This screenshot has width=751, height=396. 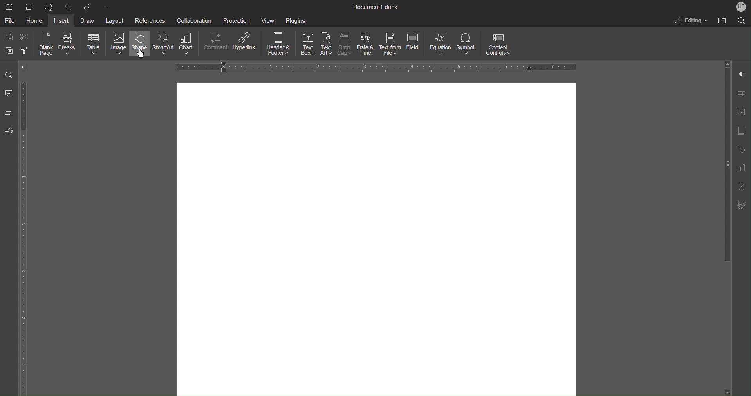 What do you see at coordinates (150, 20) in the screenshot?
I see `References` at bounding box center [150, 20].